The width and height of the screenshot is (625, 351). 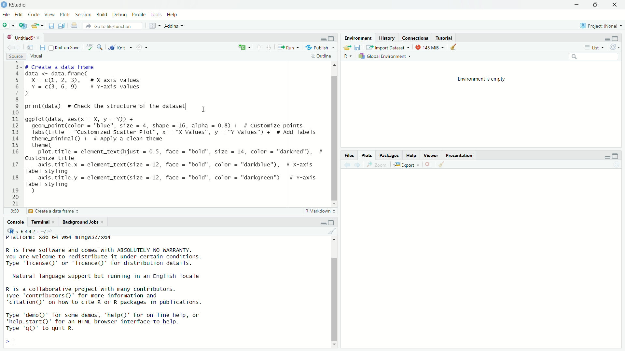 What do you see at coordinates (16, 57) in the screenshot?
I see `Source` at bounding box center [16, 57].